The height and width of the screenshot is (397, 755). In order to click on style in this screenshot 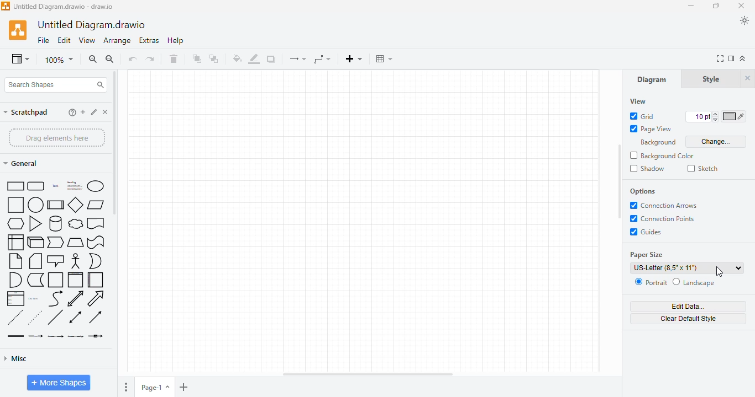, I will do `click(711, 79)`.